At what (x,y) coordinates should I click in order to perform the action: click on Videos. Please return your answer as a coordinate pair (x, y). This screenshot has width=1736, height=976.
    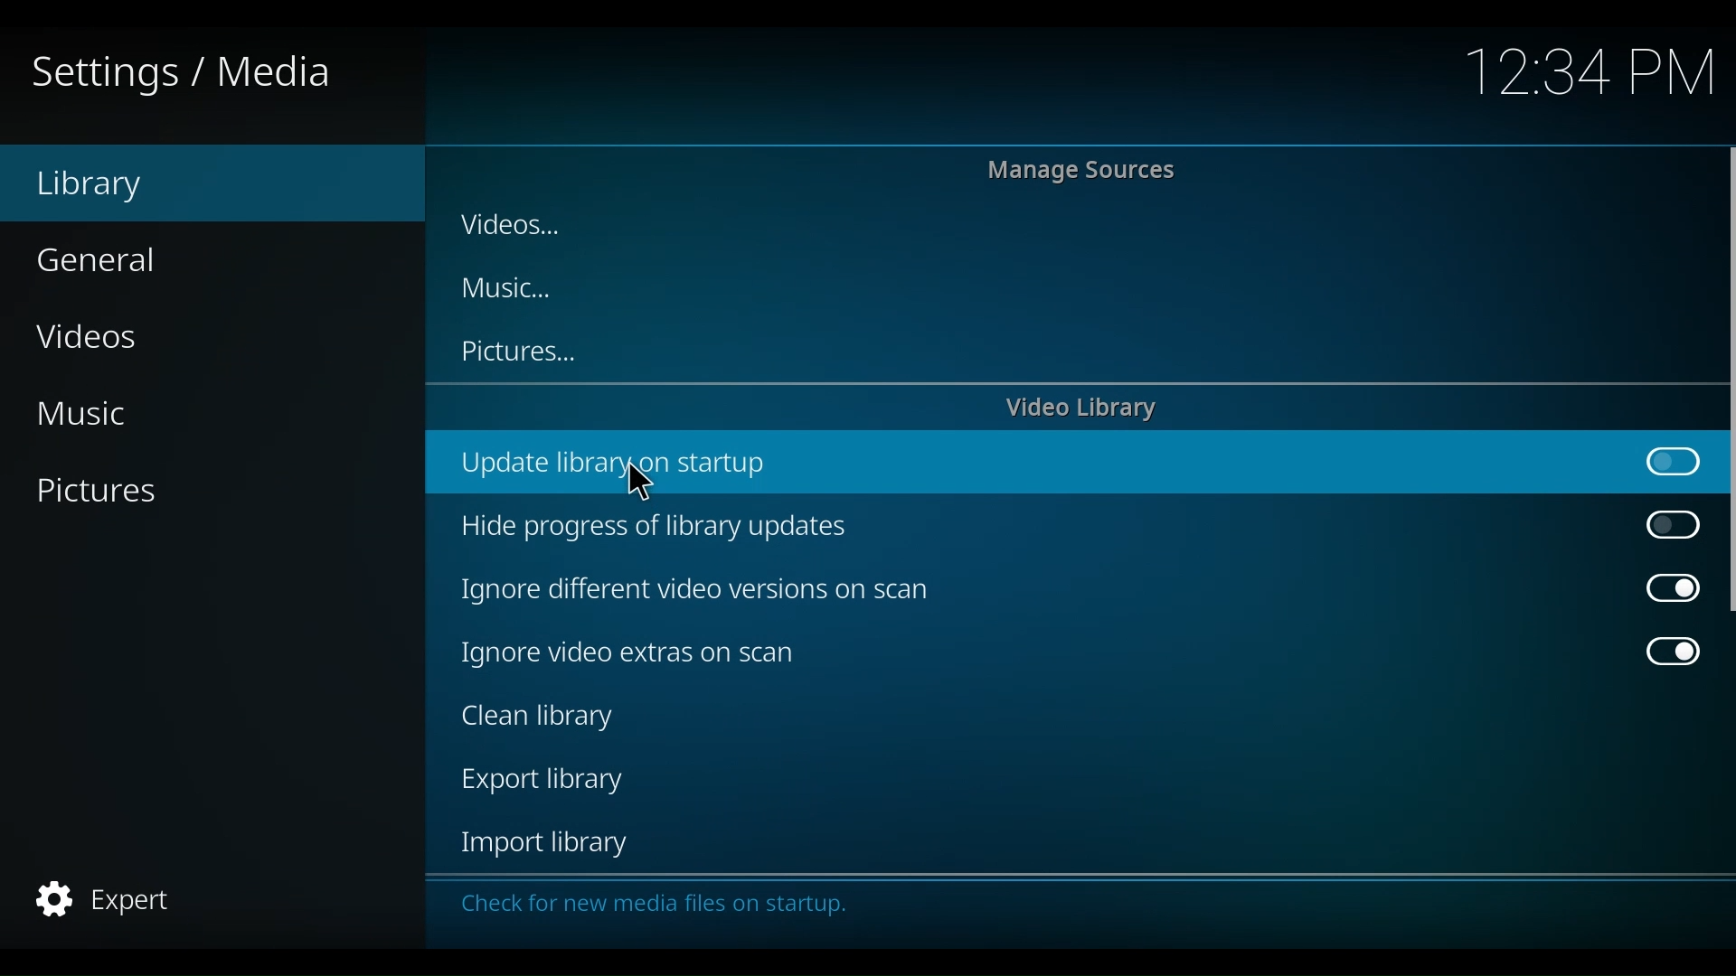
    Looking at the image, I should click on (522, 227).